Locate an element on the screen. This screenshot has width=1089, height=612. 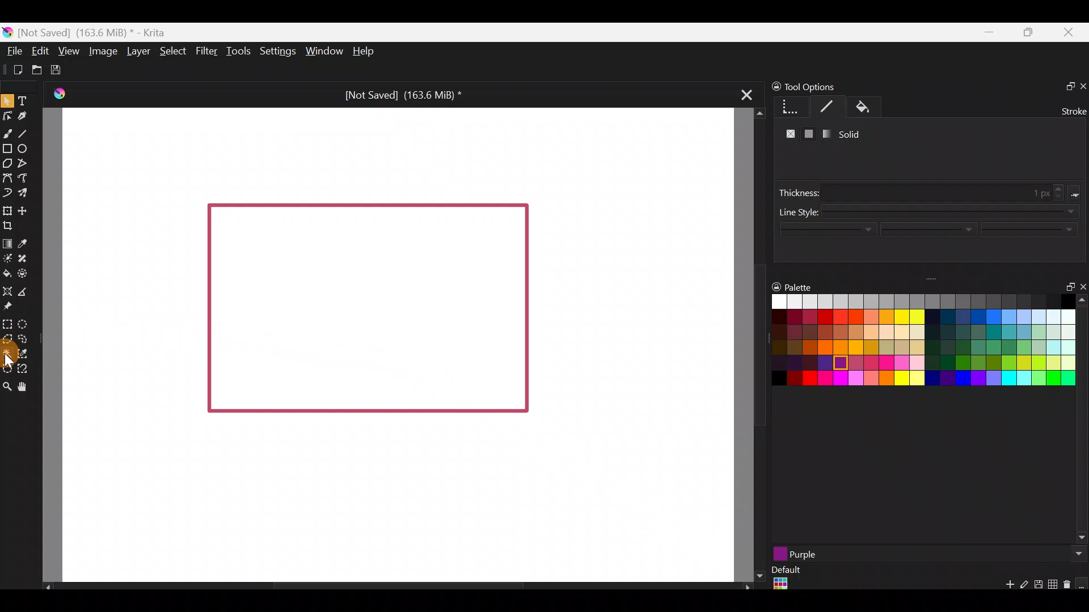
Bezier curve tool is located at coordinates (7, 176).